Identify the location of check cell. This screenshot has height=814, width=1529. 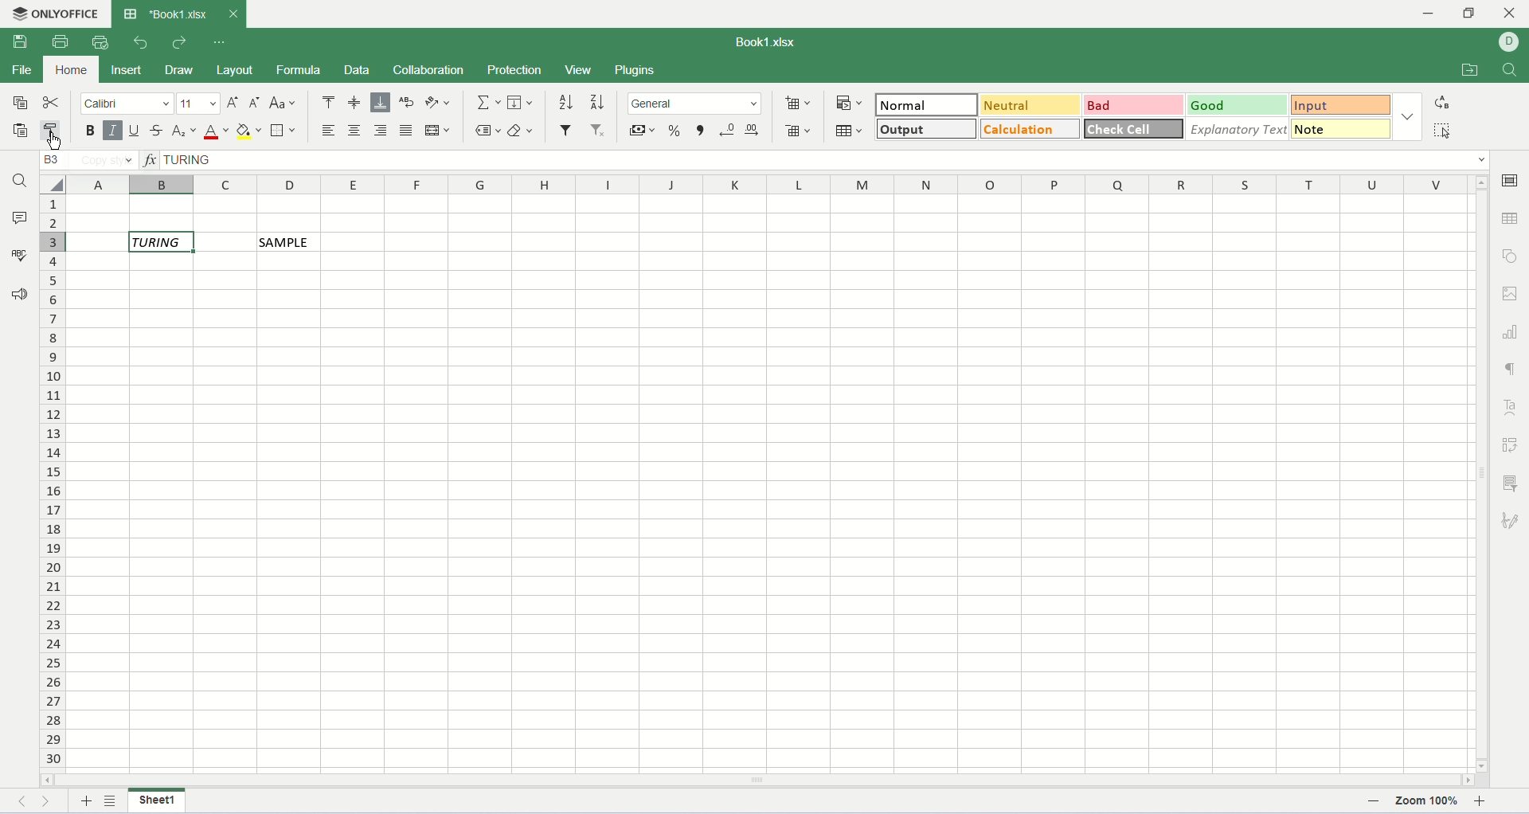
(1135, 127).